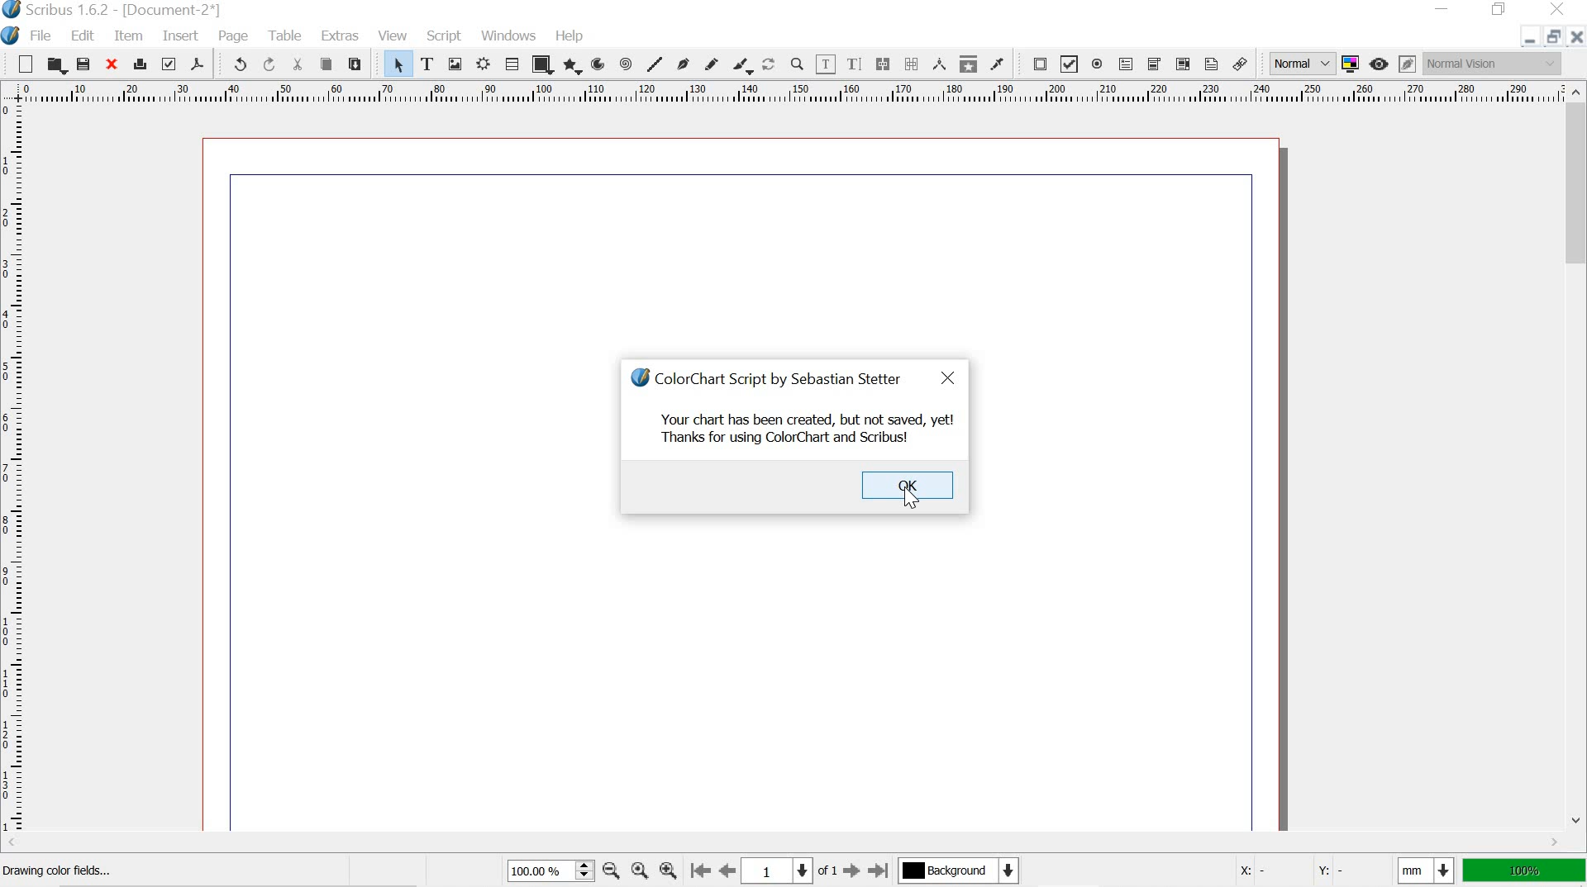 The width and height of the screenshot is (1587, 887). What do you see at coordinates (56, 65) in the screenshot?
I see `open` at bounding box center [56, 65].